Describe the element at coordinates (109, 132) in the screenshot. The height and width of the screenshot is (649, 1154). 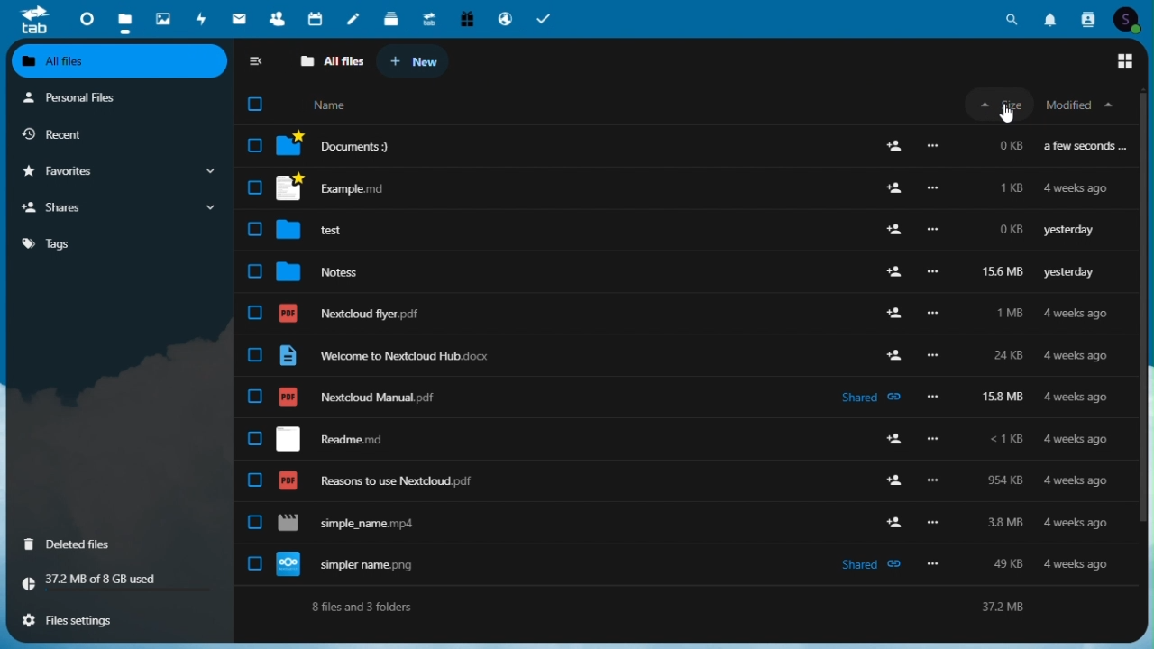
I see `recent` at that location.